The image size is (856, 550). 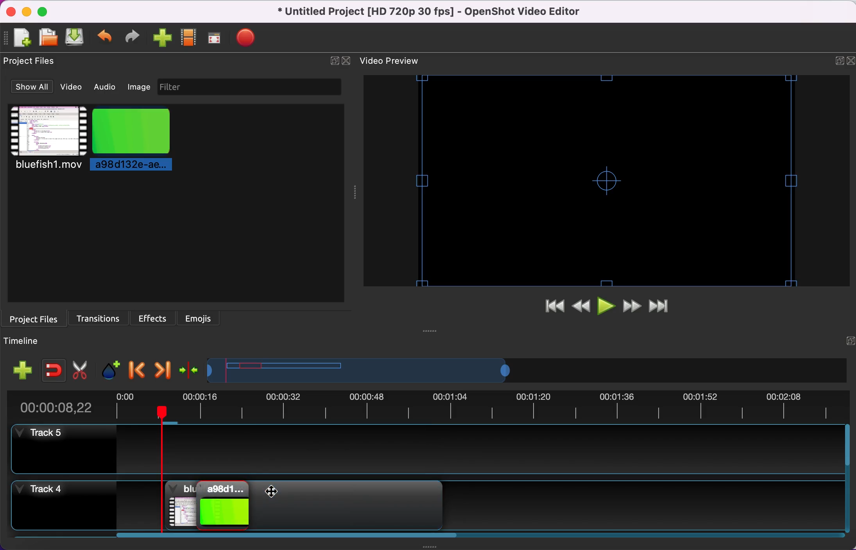 What do you see at coordinates (52, 368) in the screenshot?
I see `enable snapping` at bounding box center [52, 368].